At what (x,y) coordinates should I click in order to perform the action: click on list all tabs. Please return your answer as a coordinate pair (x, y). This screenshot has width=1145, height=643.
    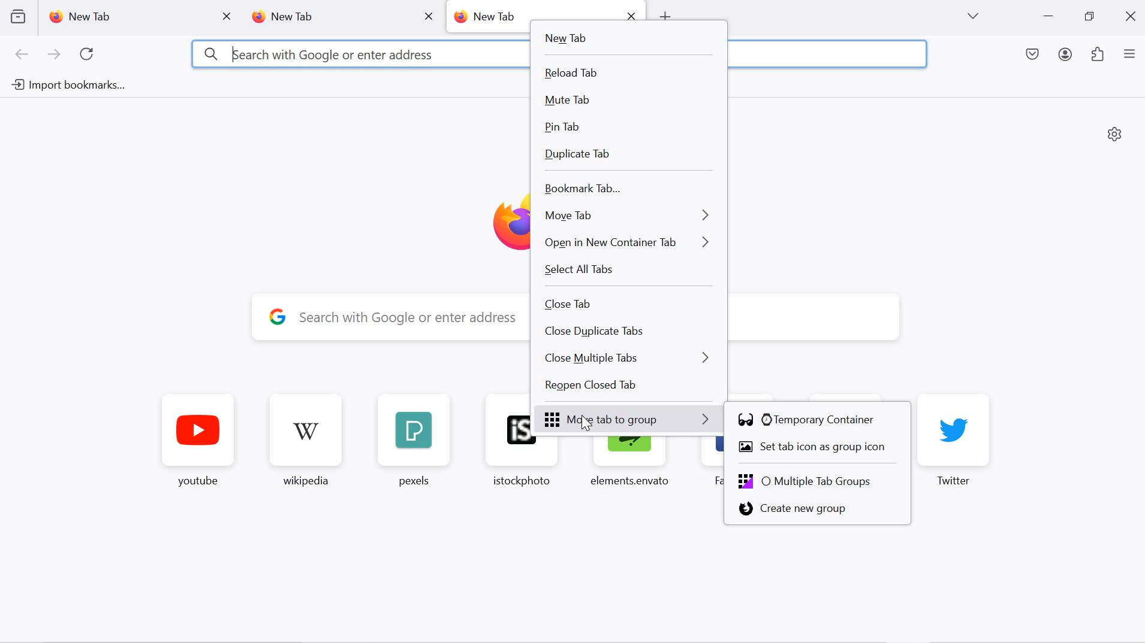
    Looking at the image, I should click on (972, 16).